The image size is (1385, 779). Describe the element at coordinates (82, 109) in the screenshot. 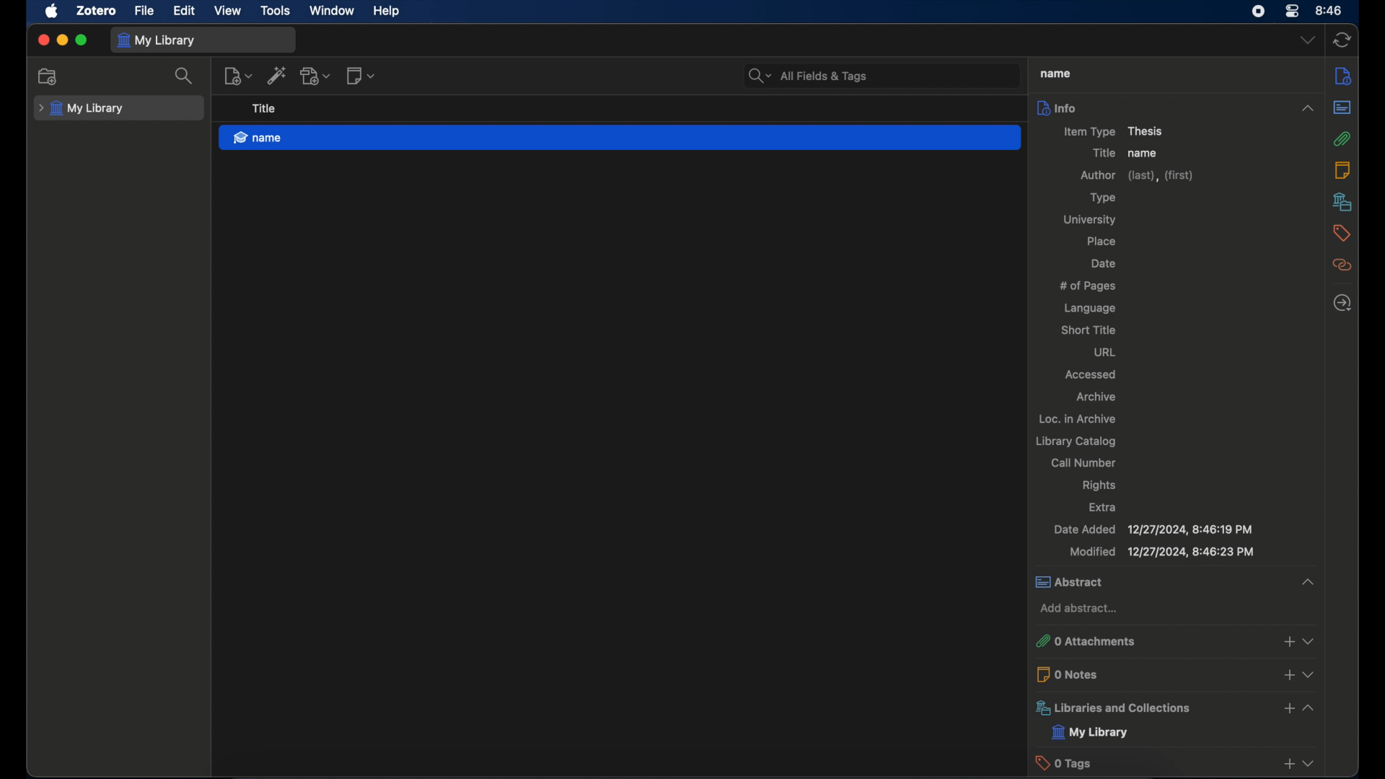

I see `my library` at that location.